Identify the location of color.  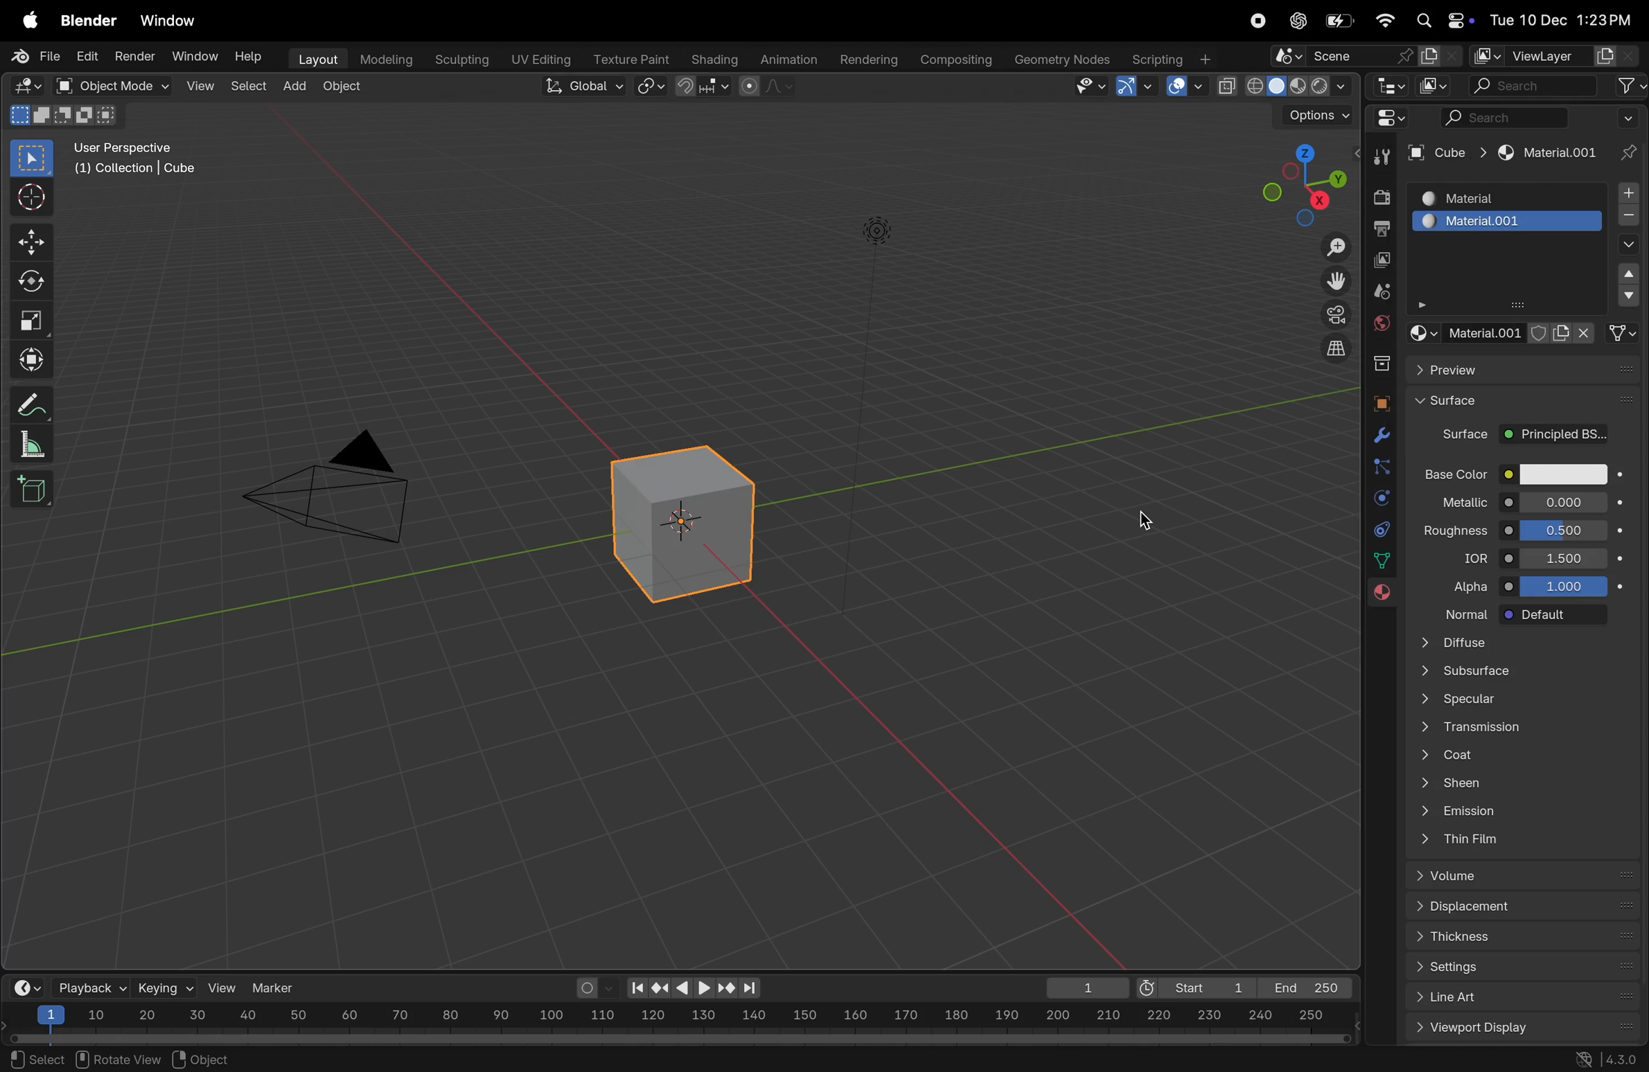
(1565, 476).